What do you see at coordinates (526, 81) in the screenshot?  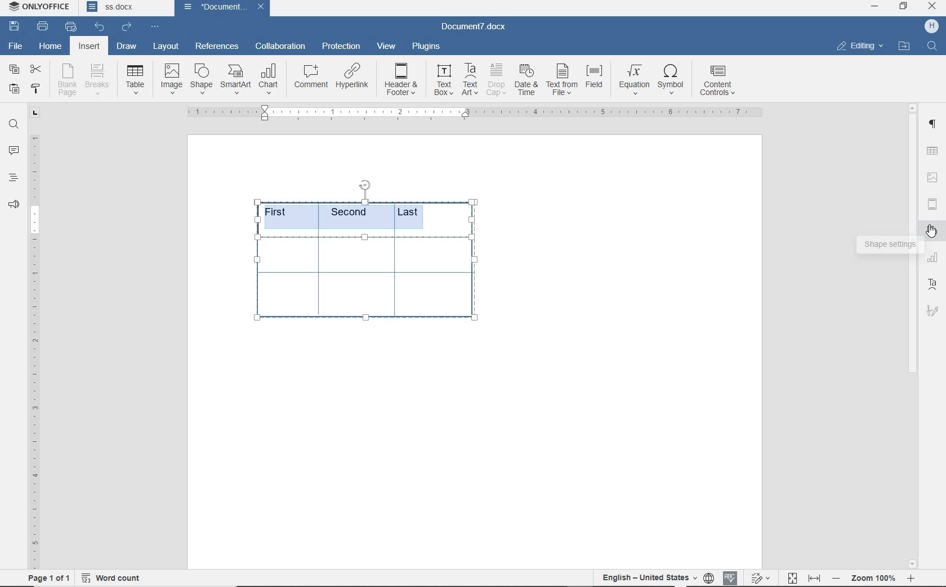 I see `date & time` at bounding box center [526, 81].